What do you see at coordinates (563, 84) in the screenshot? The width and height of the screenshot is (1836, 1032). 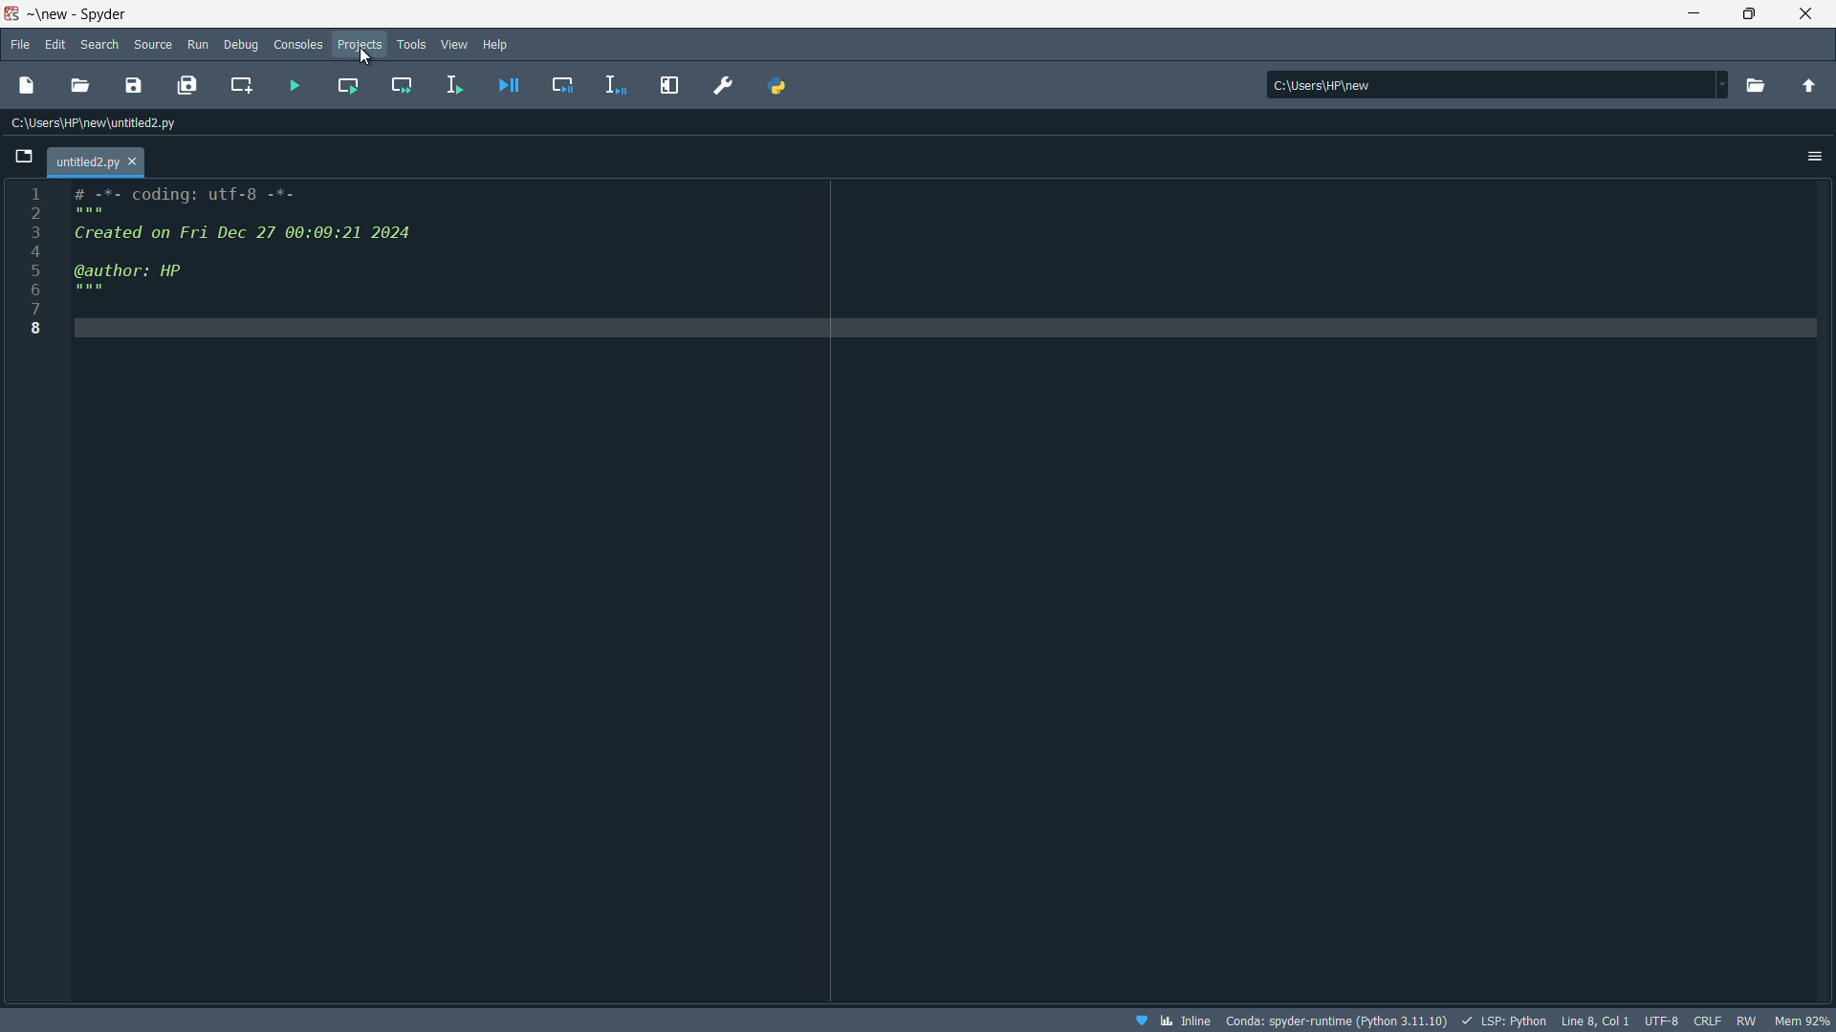 I see `Debug cell` at bounding box center [563, 84].